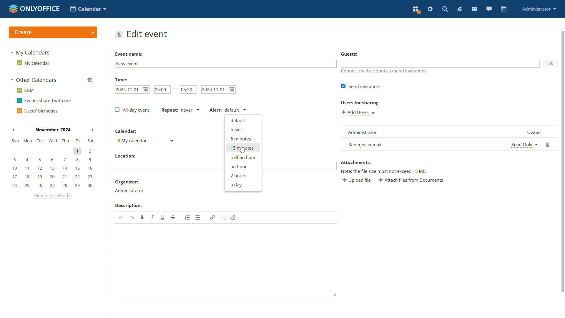 This screenshot has height=318, width=565. Describe the element at coordinates (34, 64) in the screenshot. I see `my calendar` at that location.